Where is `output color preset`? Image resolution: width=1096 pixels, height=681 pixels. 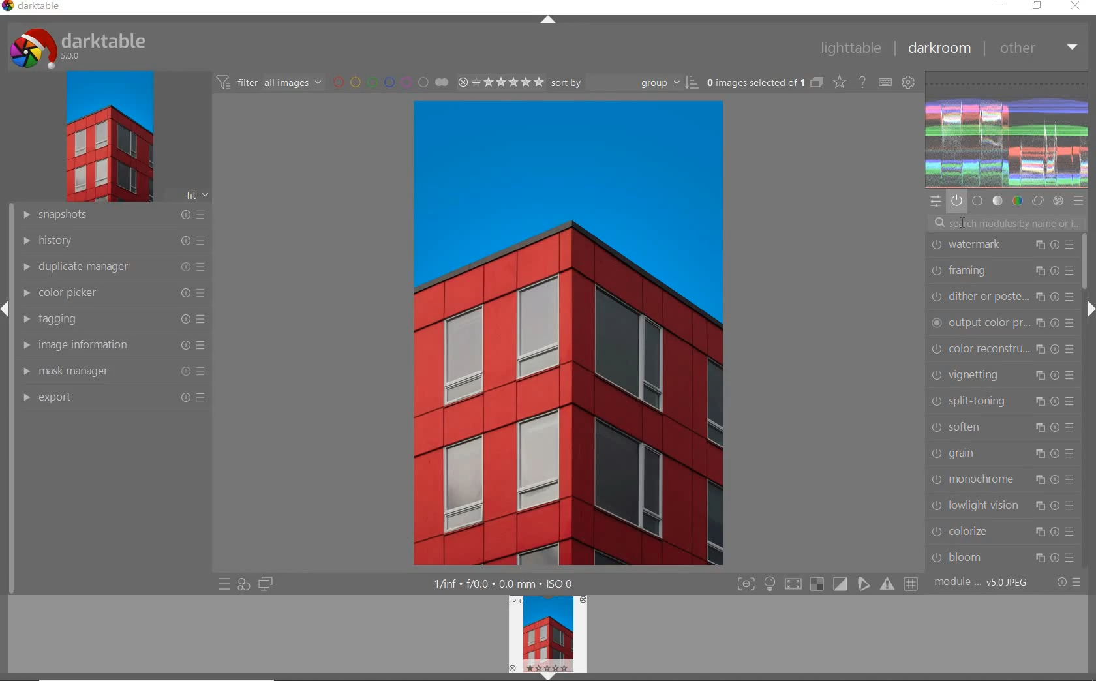
output color preset is located at coordinates (1002, 324).